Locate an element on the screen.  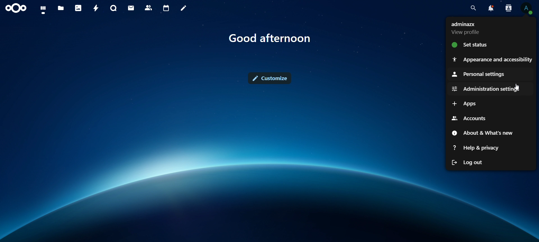
photos is located at coordinates (78, 8).